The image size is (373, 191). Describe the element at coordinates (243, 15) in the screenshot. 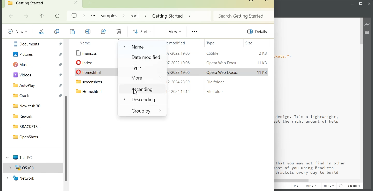

I see `Search Bar` at that location.